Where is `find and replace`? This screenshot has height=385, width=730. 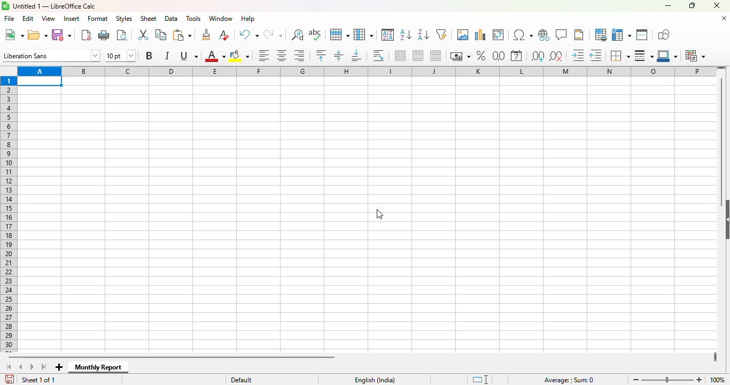 find and replace is located at coordinates (297, 35).